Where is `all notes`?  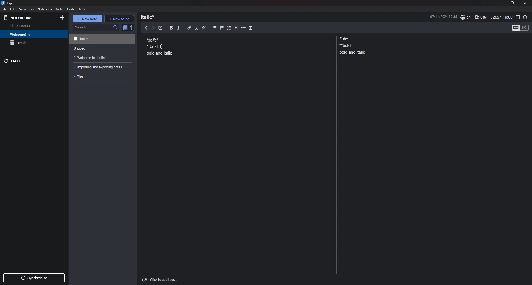
all notes is located at coordinates (32, 26).